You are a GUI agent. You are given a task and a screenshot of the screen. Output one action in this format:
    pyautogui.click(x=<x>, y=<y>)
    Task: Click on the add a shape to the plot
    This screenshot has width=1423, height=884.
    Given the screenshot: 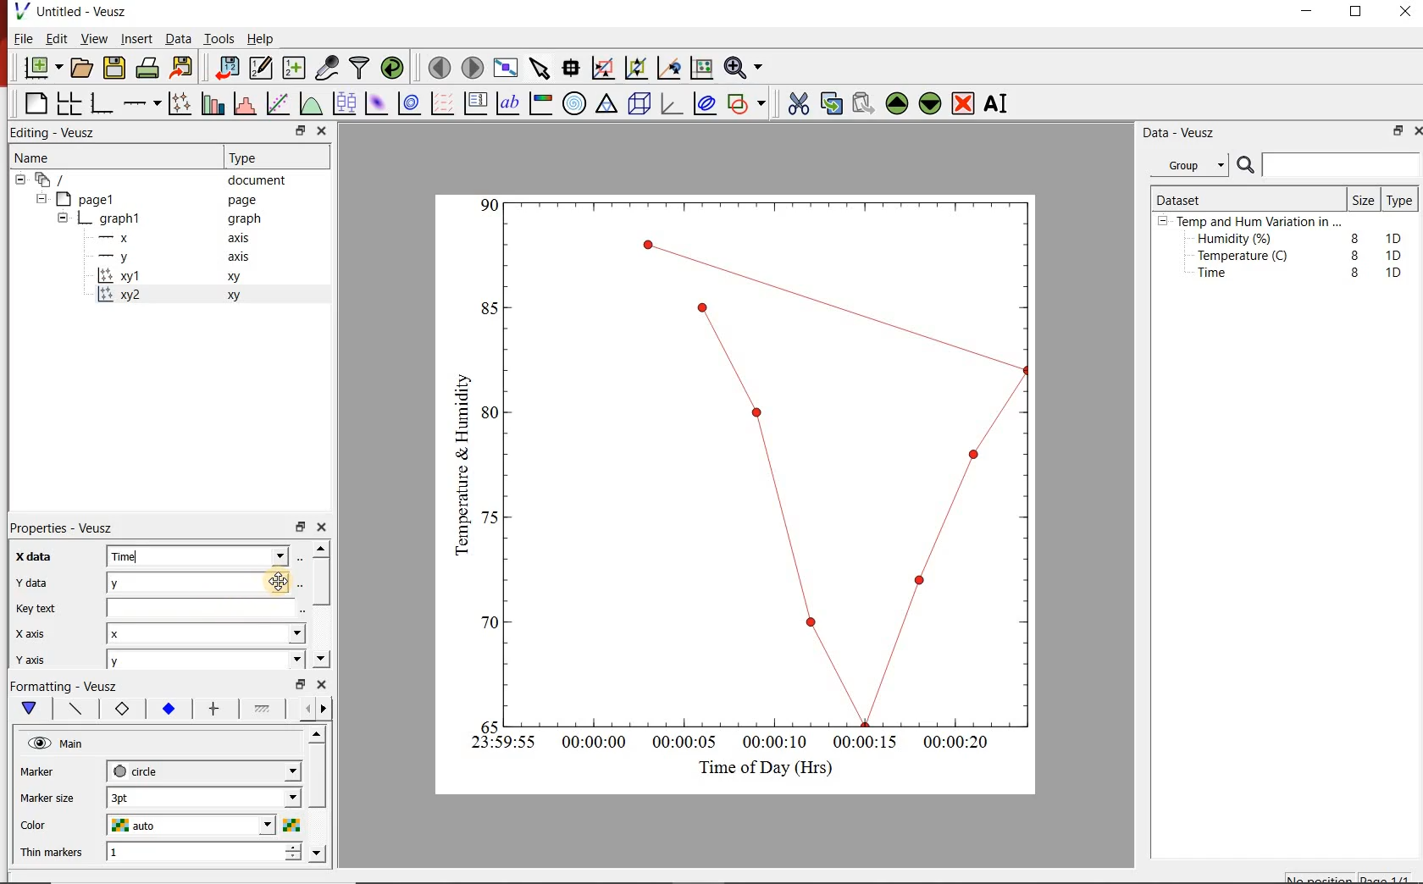 What is the action you would take?
    pyautogui.click(x=750, y=106)
    